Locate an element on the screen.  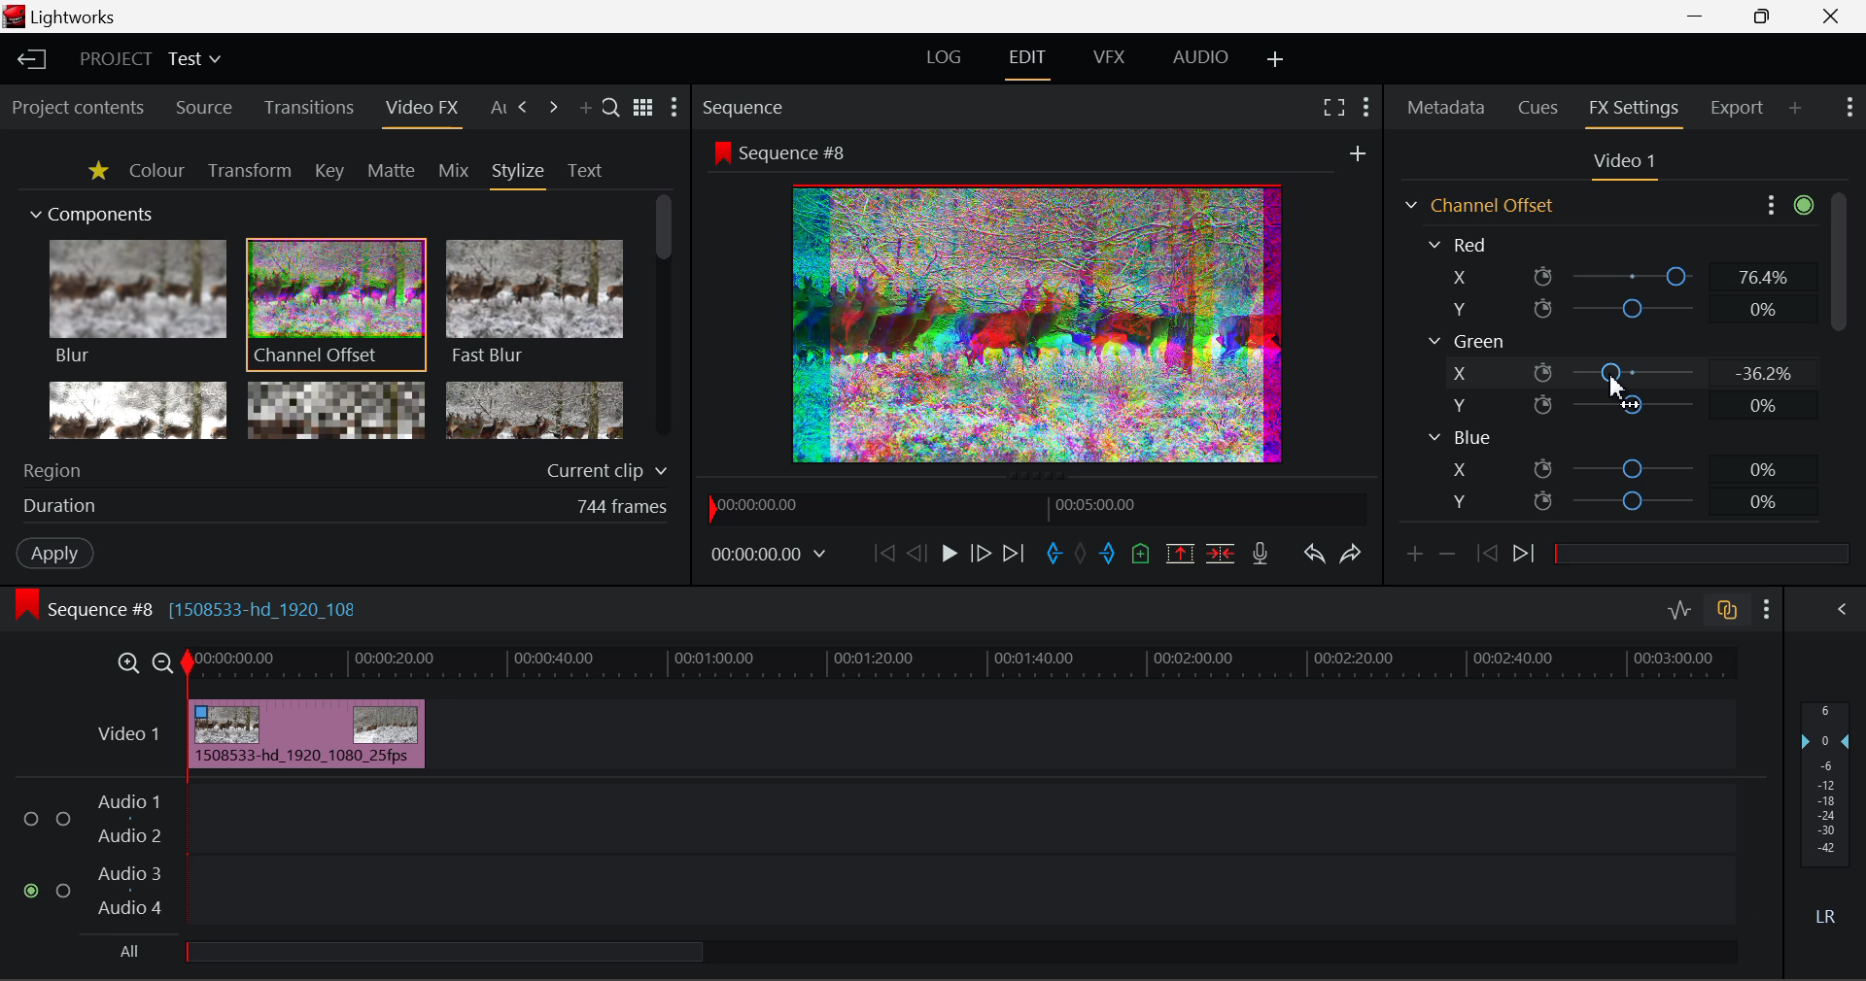
Remove marked Section is located at coordinates (1184, 555).